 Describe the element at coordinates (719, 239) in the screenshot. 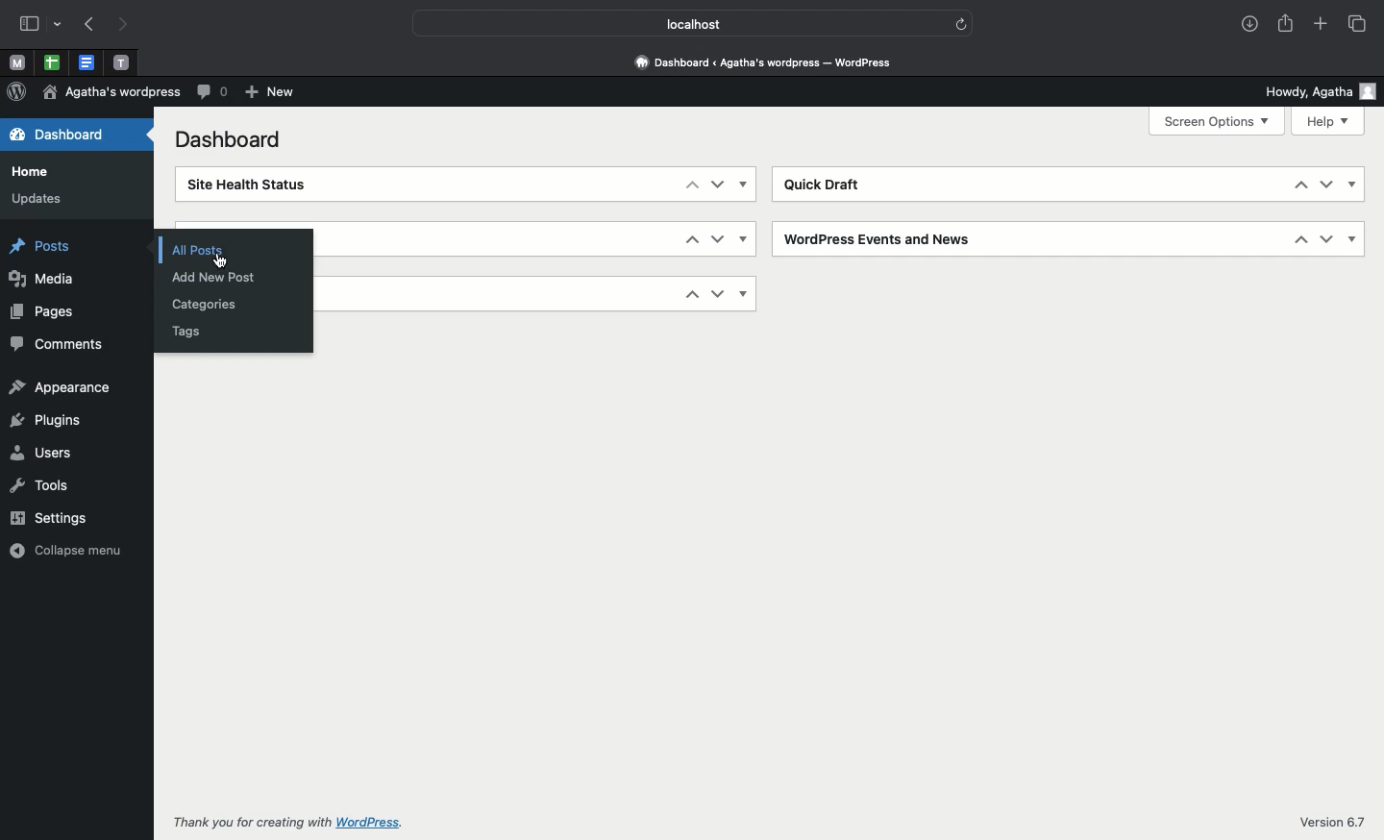

I see `Down` at that location.